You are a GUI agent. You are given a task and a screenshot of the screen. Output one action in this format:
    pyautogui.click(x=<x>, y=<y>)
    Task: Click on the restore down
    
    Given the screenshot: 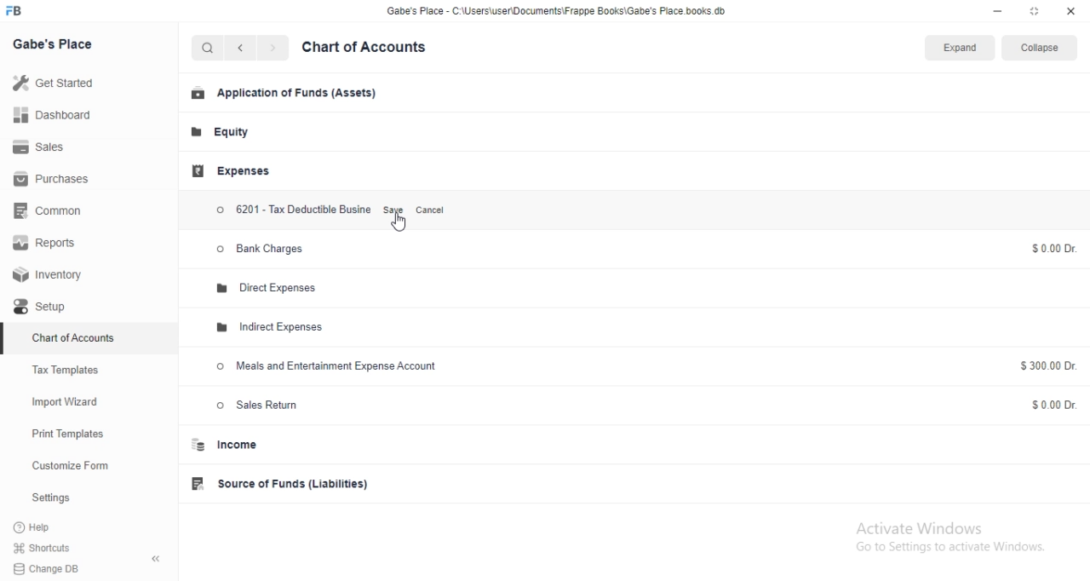 What is the action you would take?
    pyautogui.click(x=1035, y=13)
    